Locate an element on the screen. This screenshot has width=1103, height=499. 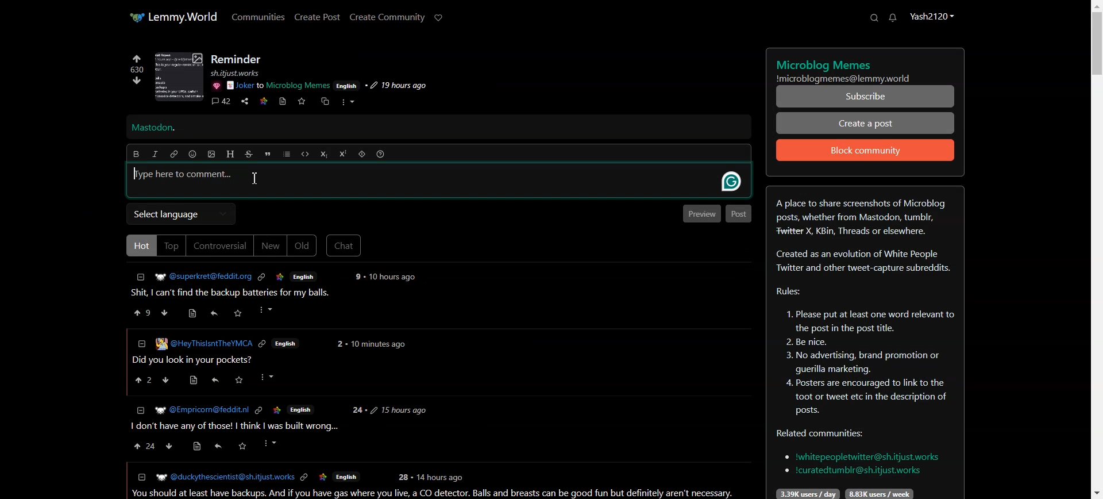
Post is located at coordinates (739, 214).